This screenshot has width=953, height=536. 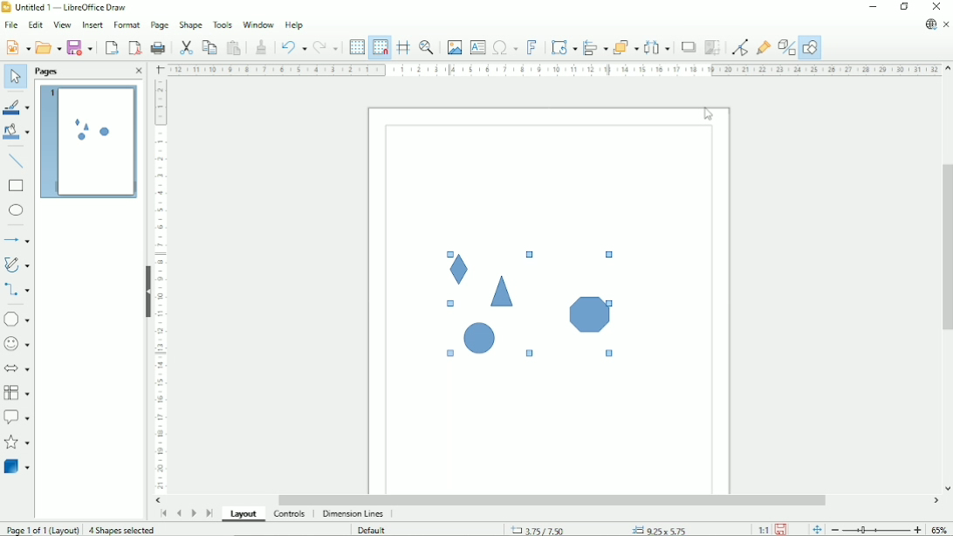 What do you see at coordinates (946, 250) in the screenshot?
I see `Vertical scrollbar` at bounding box center [946, 250].